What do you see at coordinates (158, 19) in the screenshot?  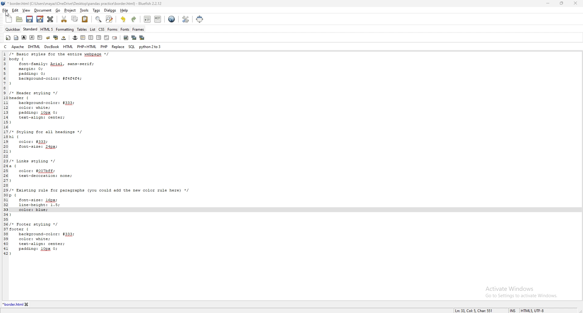 I see `indent` at bounding box center [158, 19].